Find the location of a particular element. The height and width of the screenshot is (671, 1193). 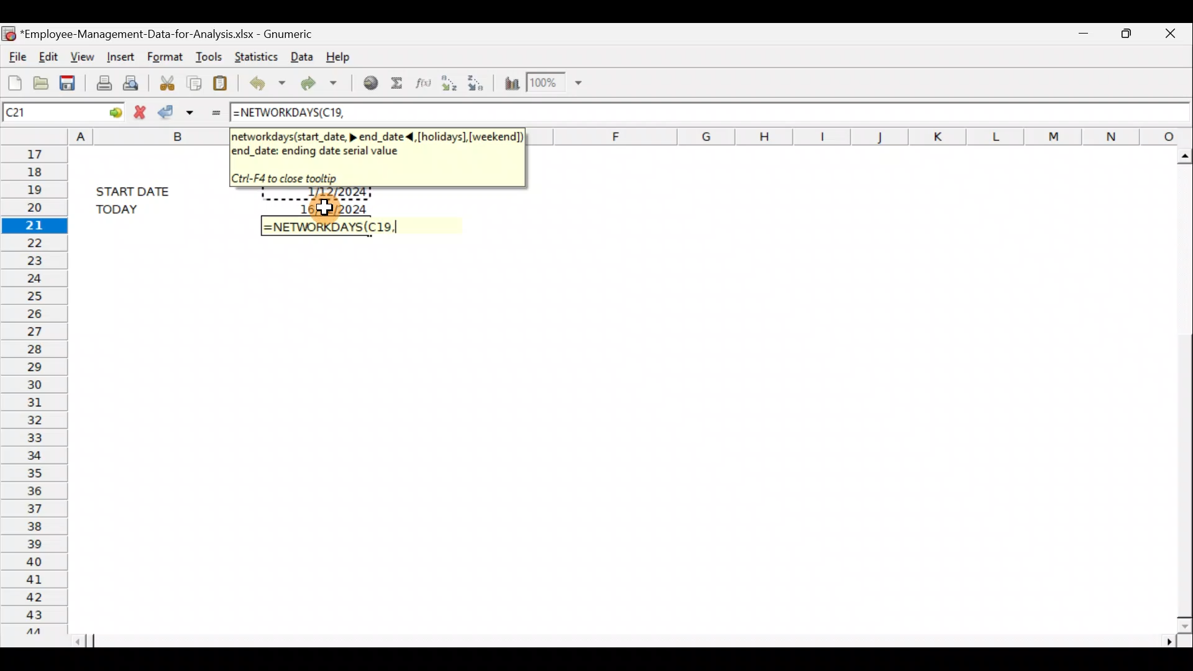

networkworkdays(start_date >,end_date, <[holidays], [weekend],end_date: ending date serial value. Ctrl +F4 to close tooltip is located at coordinates (376, 155).